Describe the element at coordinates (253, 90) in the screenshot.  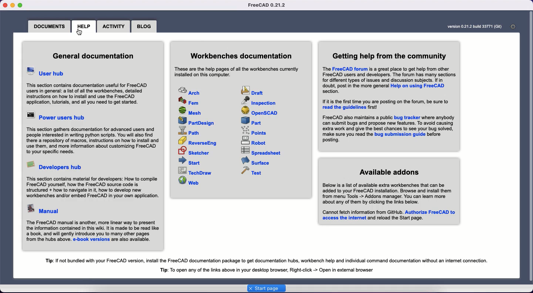
I see `Draft` at that location.